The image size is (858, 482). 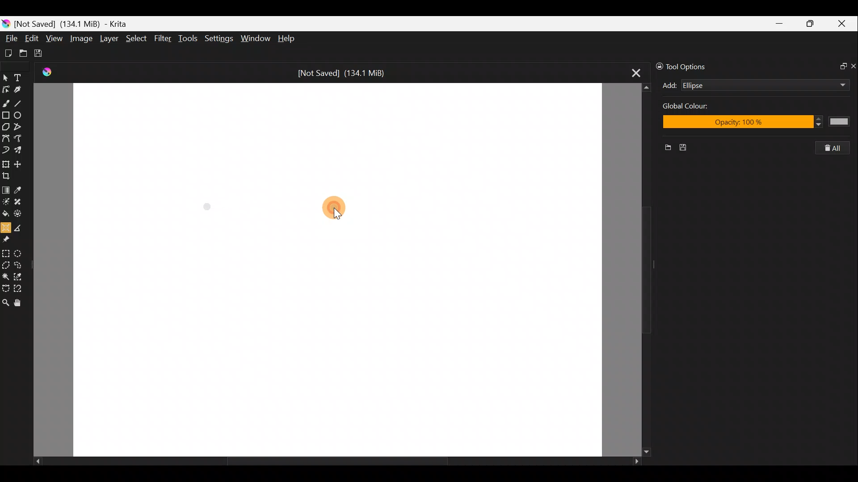 What do you see at coordinates (287, 39) in the screenshot?
I see `Help` at bounding box center [287, 39].